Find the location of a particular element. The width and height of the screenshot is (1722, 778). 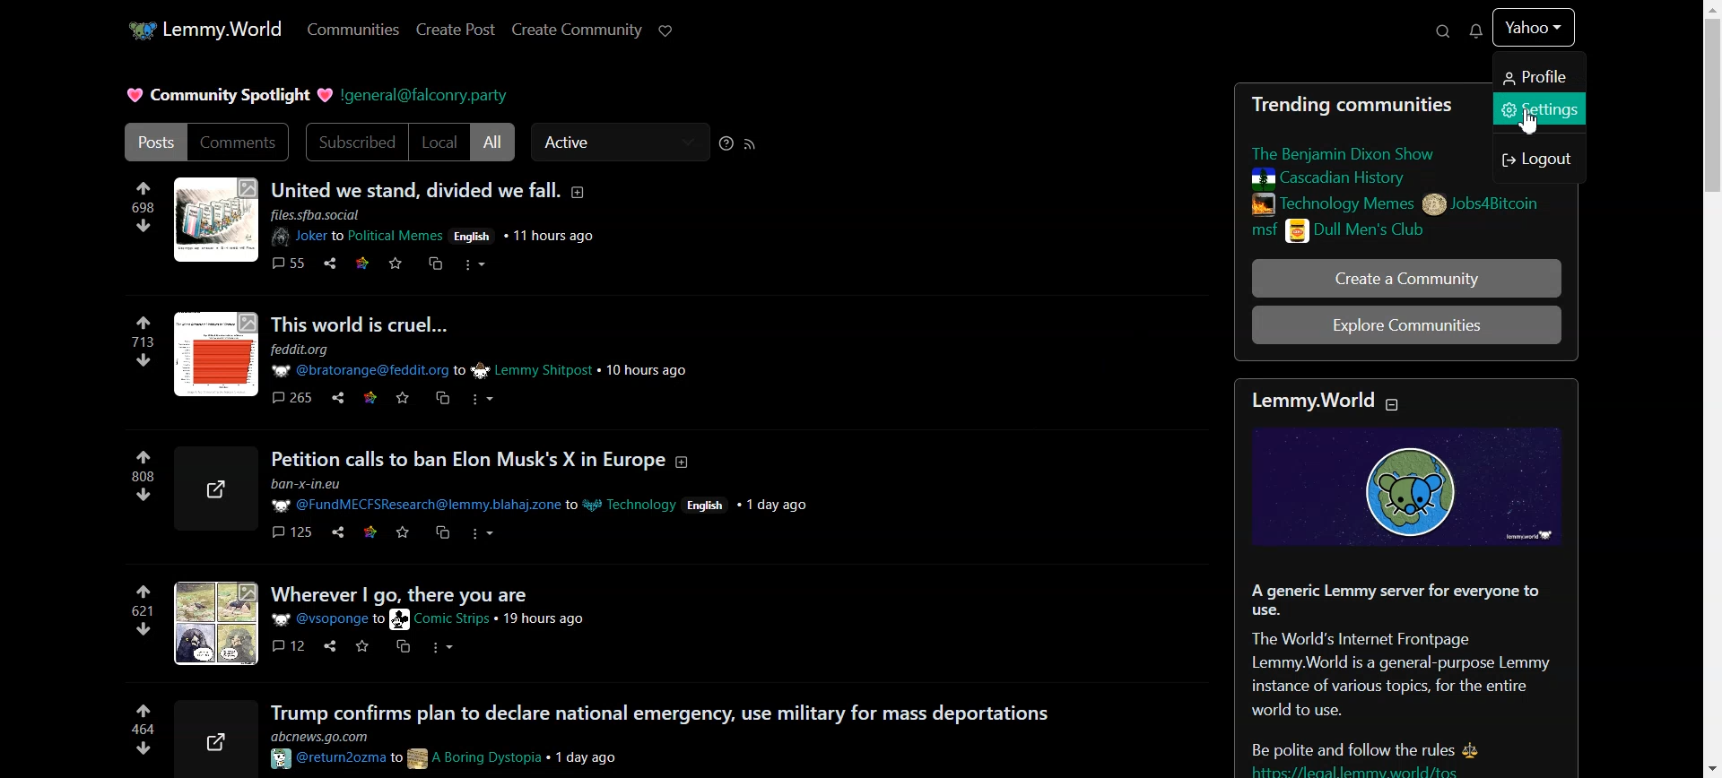

RSS is located at coordinates (751, 143).